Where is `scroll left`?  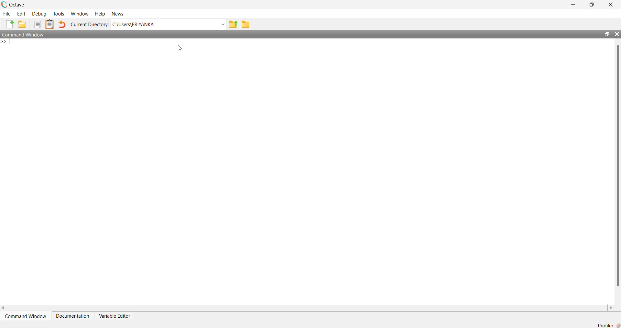 scroll left is located at coordinates (4, 309).